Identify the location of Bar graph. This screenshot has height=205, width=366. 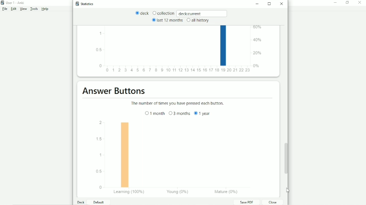
(178, 158).